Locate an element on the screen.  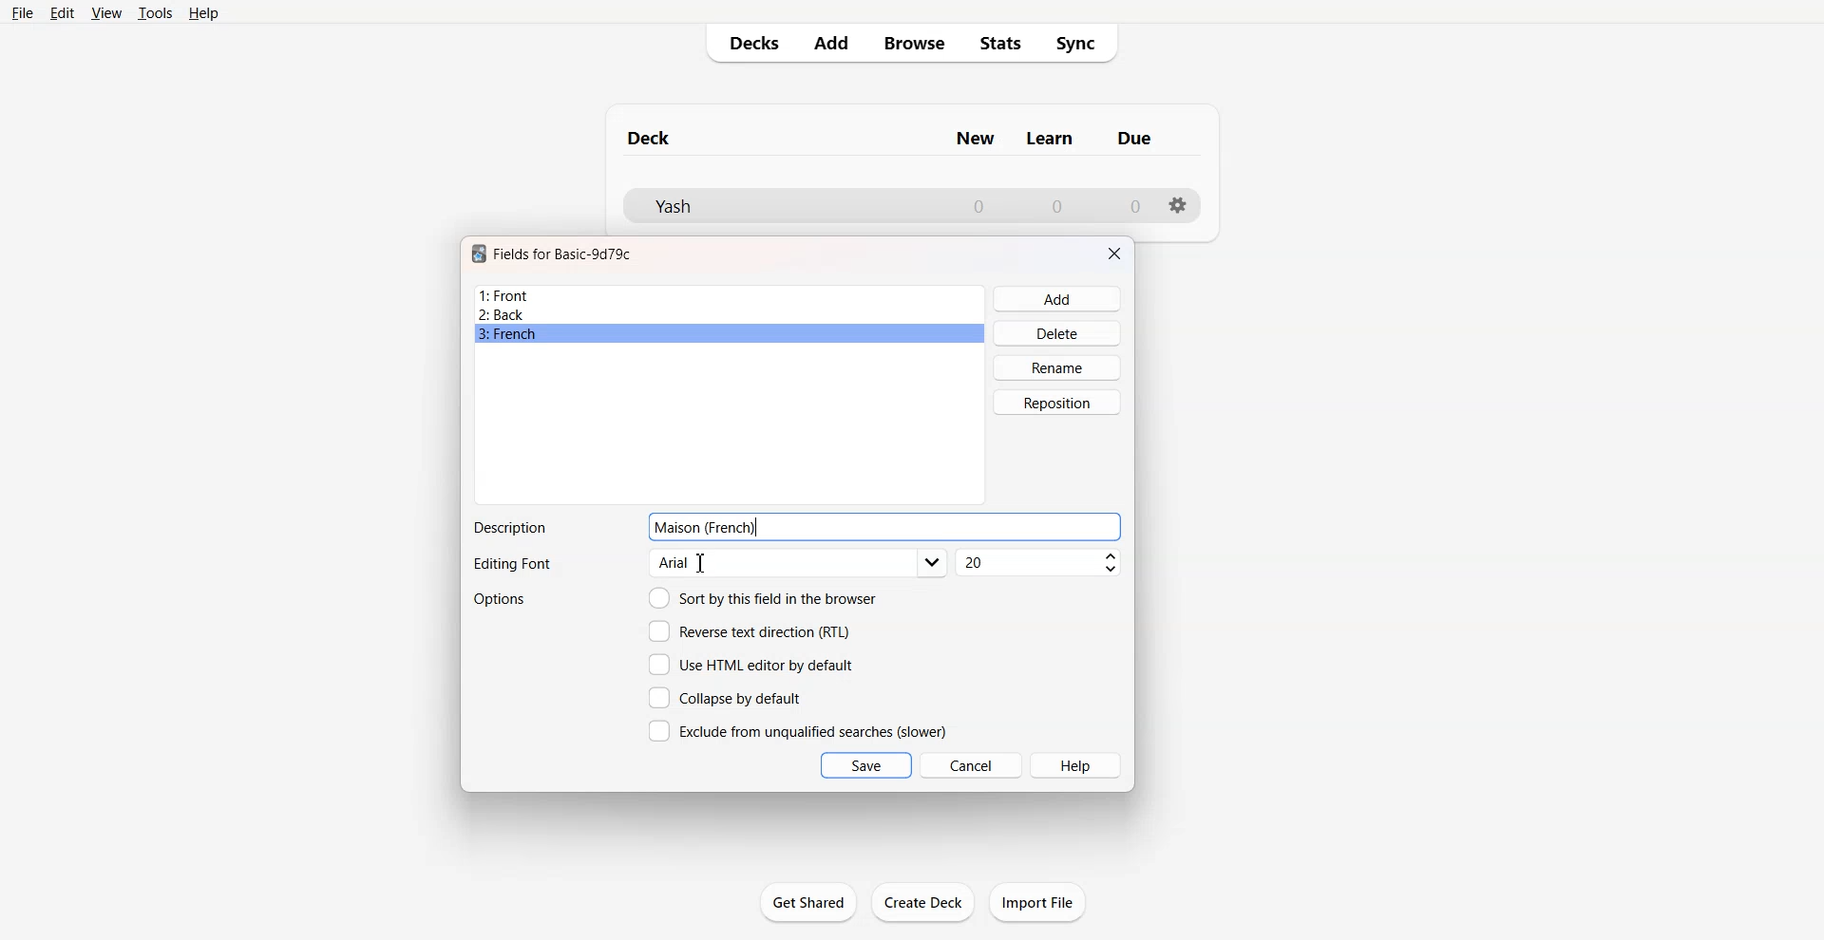
Help is located at coordinates (1077, 765).